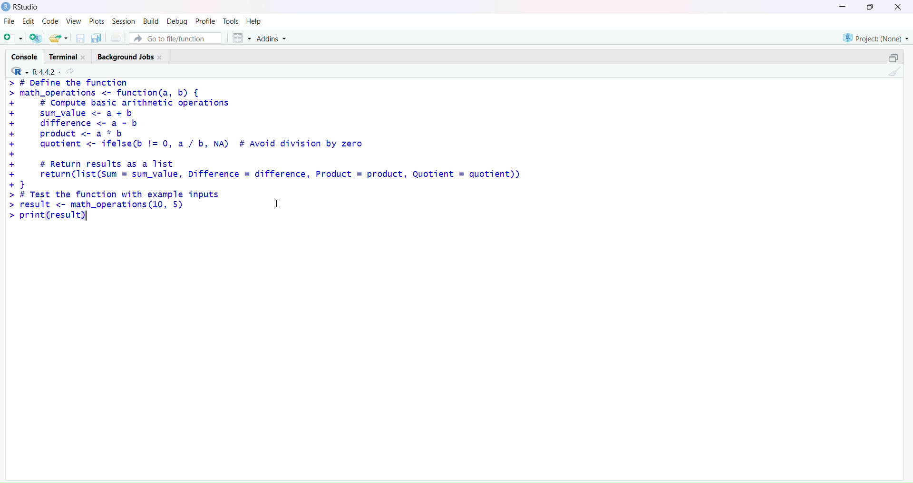 The image size is (913, 483). Describe the element at coordinates (176, 38) in the screenshot. I see `Go to file/function` at that location.